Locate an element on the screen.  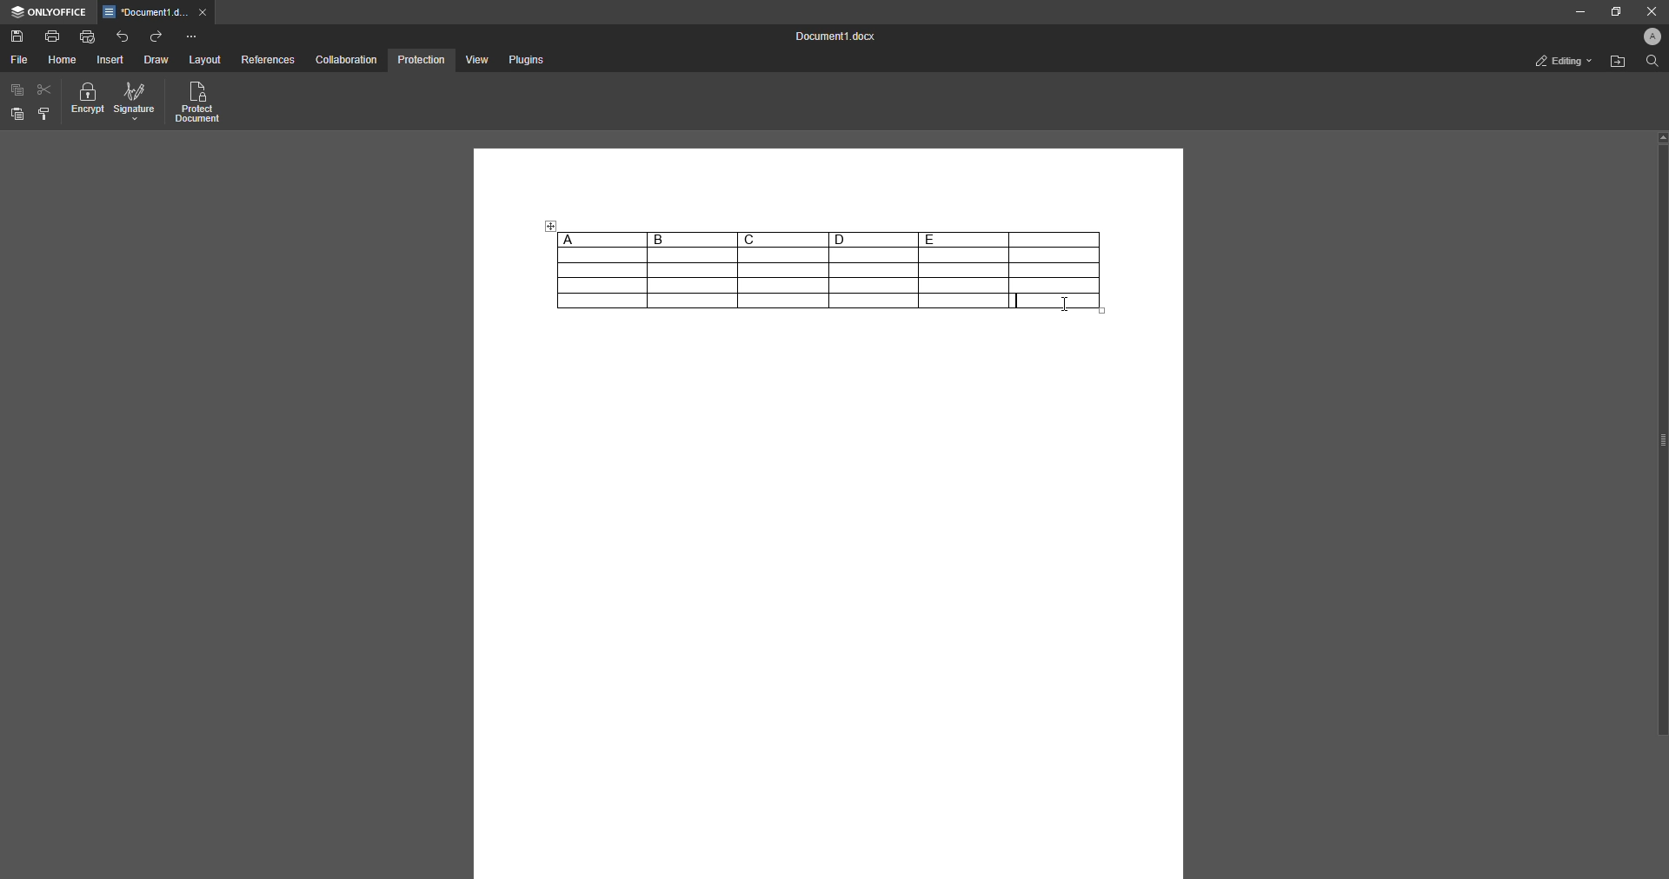
New folder is located at coordinates (1615, 63).